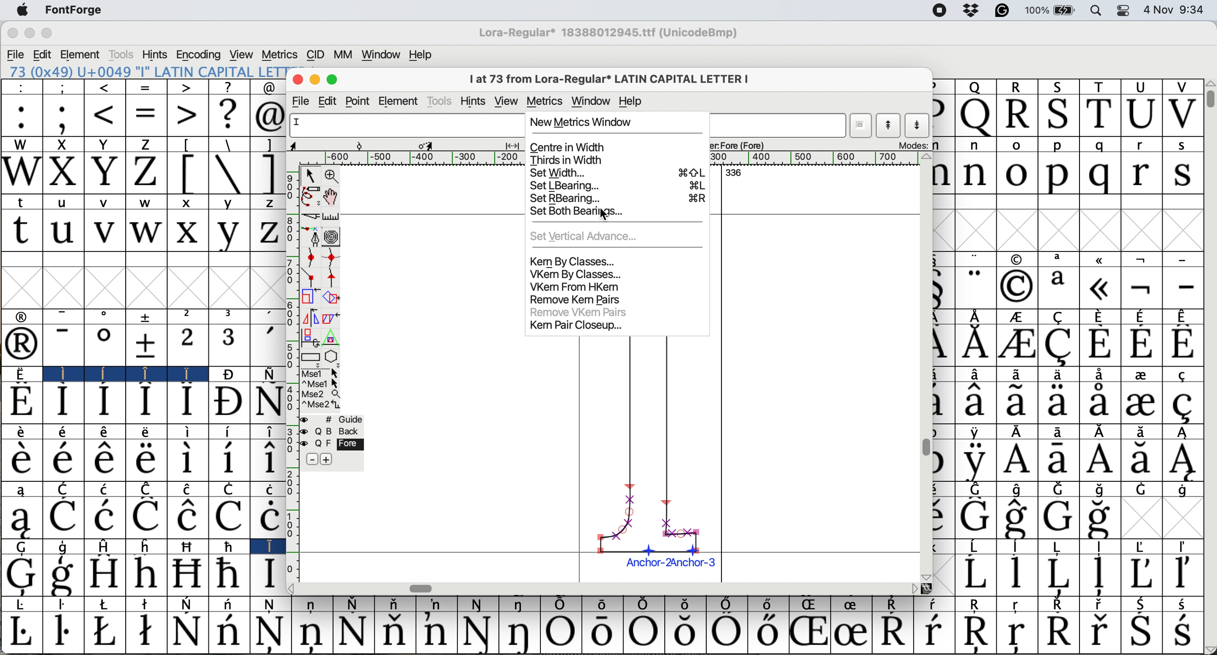 Image resolution: width=1217 pixels, height=655 pixels. What do you see at coordinates (977, 488) in the screenshot?
I see `Symbol` at bounding box center [977, 488].